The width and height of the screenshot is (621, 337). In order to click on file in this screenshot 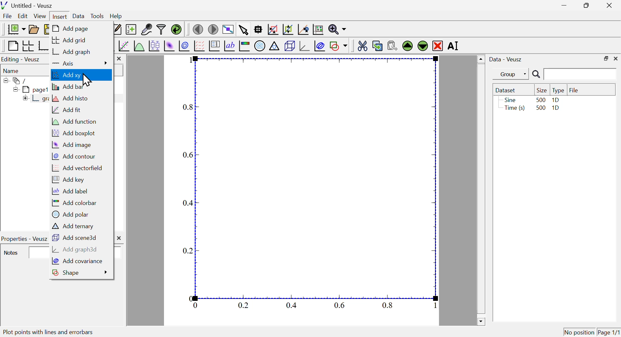, I will do `click(8, 17)`.